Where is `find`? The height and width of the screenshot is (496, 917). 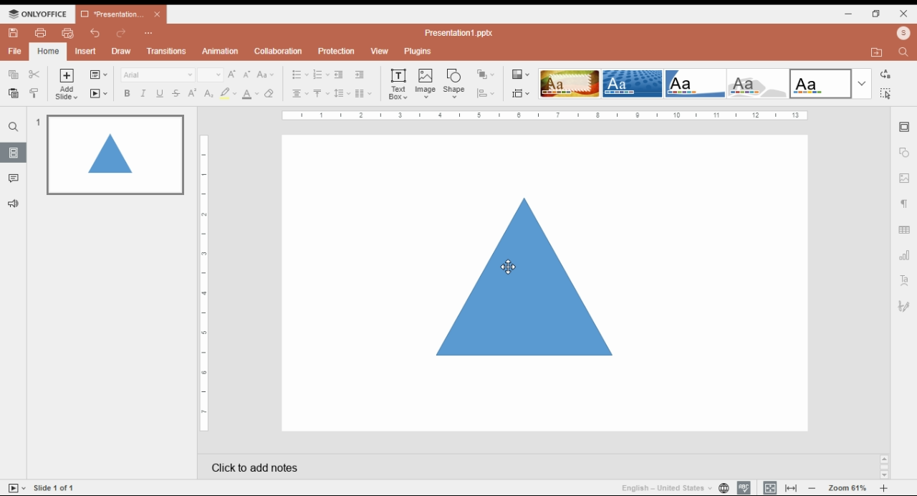
find is located at coordinates (885, 94).